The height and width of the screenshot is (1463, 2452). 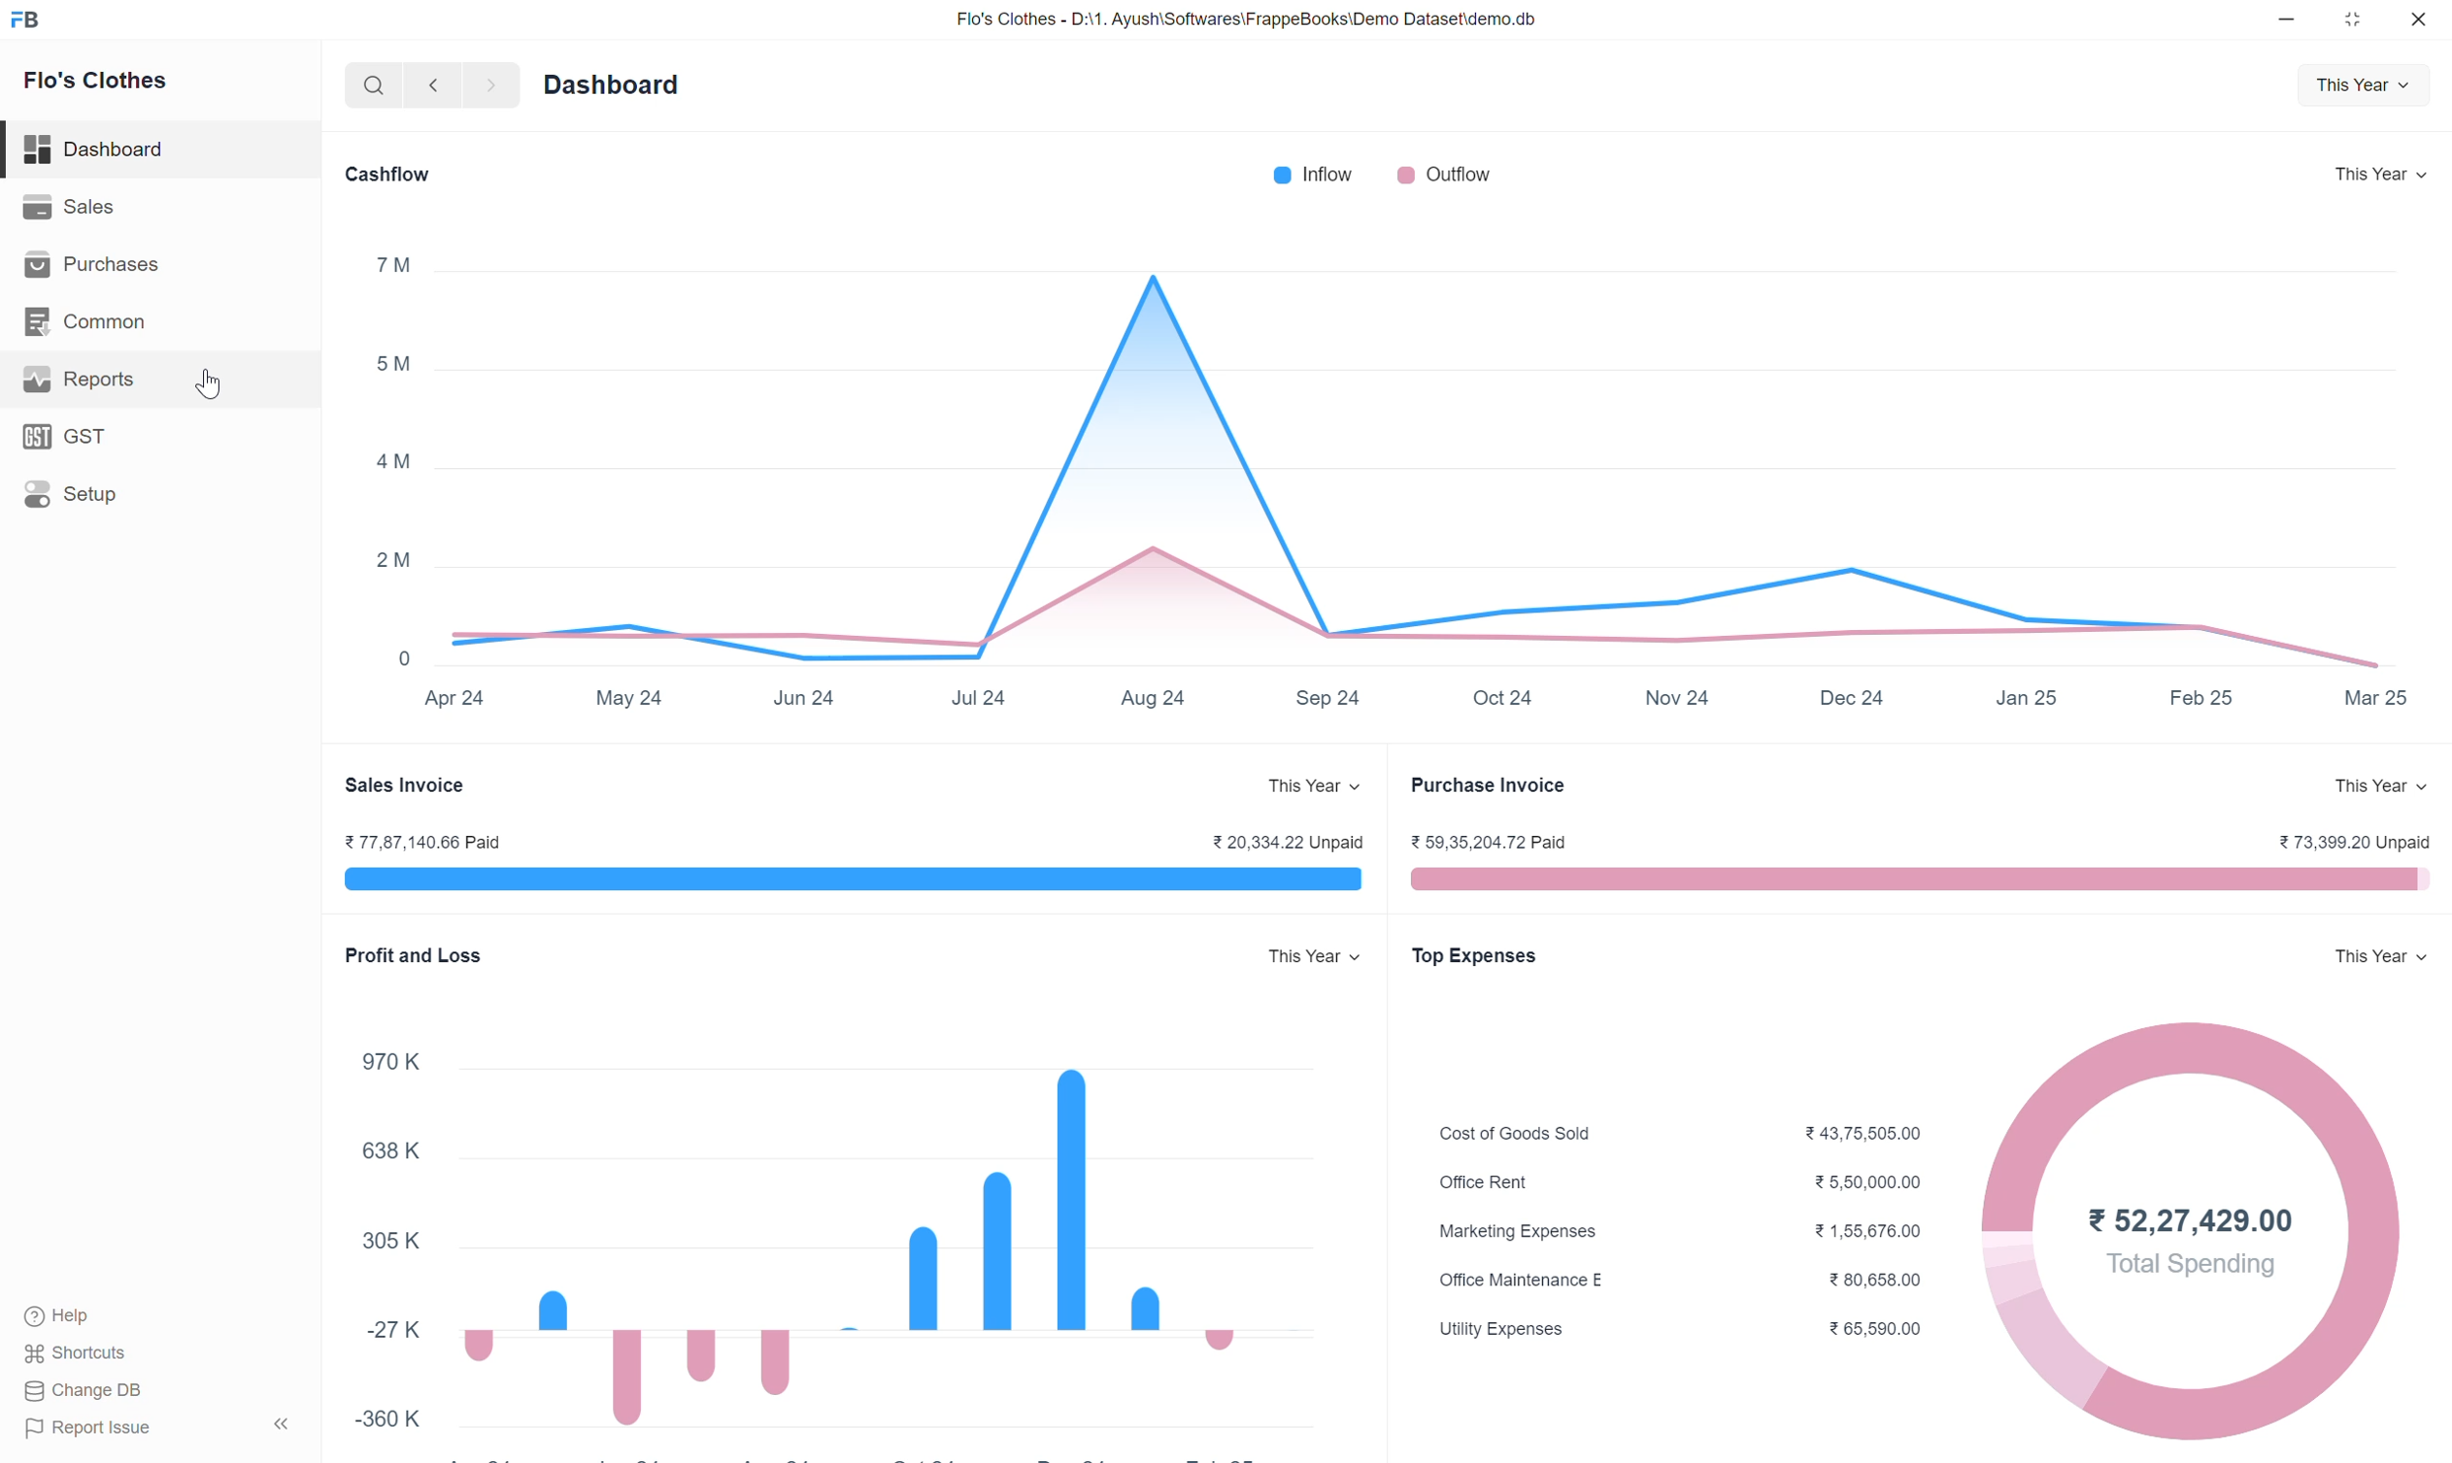 I want to click on Jan 25, so click(x=2021, y=695).